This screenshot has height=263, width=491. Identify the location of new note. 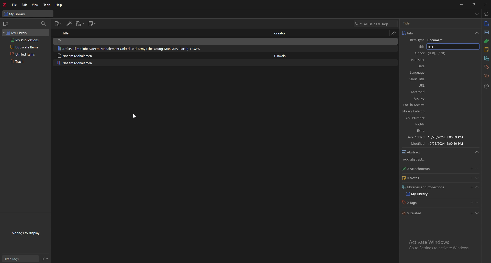
(93, 24).